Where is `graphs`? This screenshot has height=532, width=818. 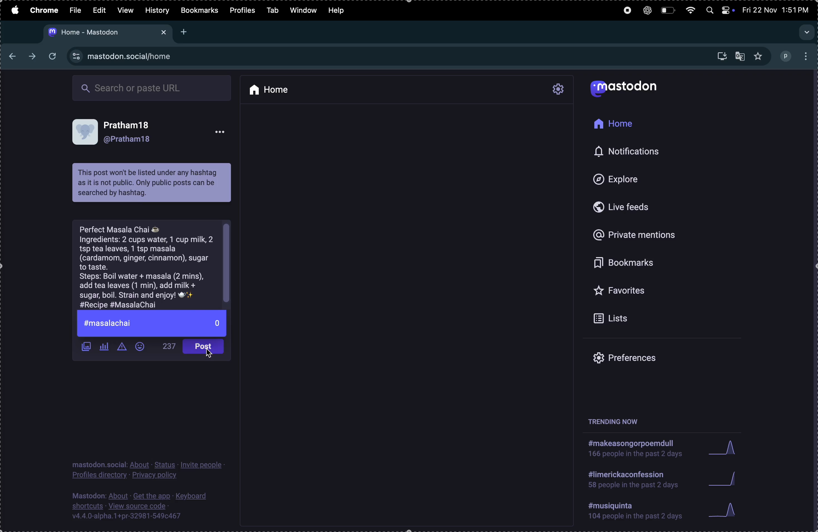
graphs is located at coordinates (699, 448).